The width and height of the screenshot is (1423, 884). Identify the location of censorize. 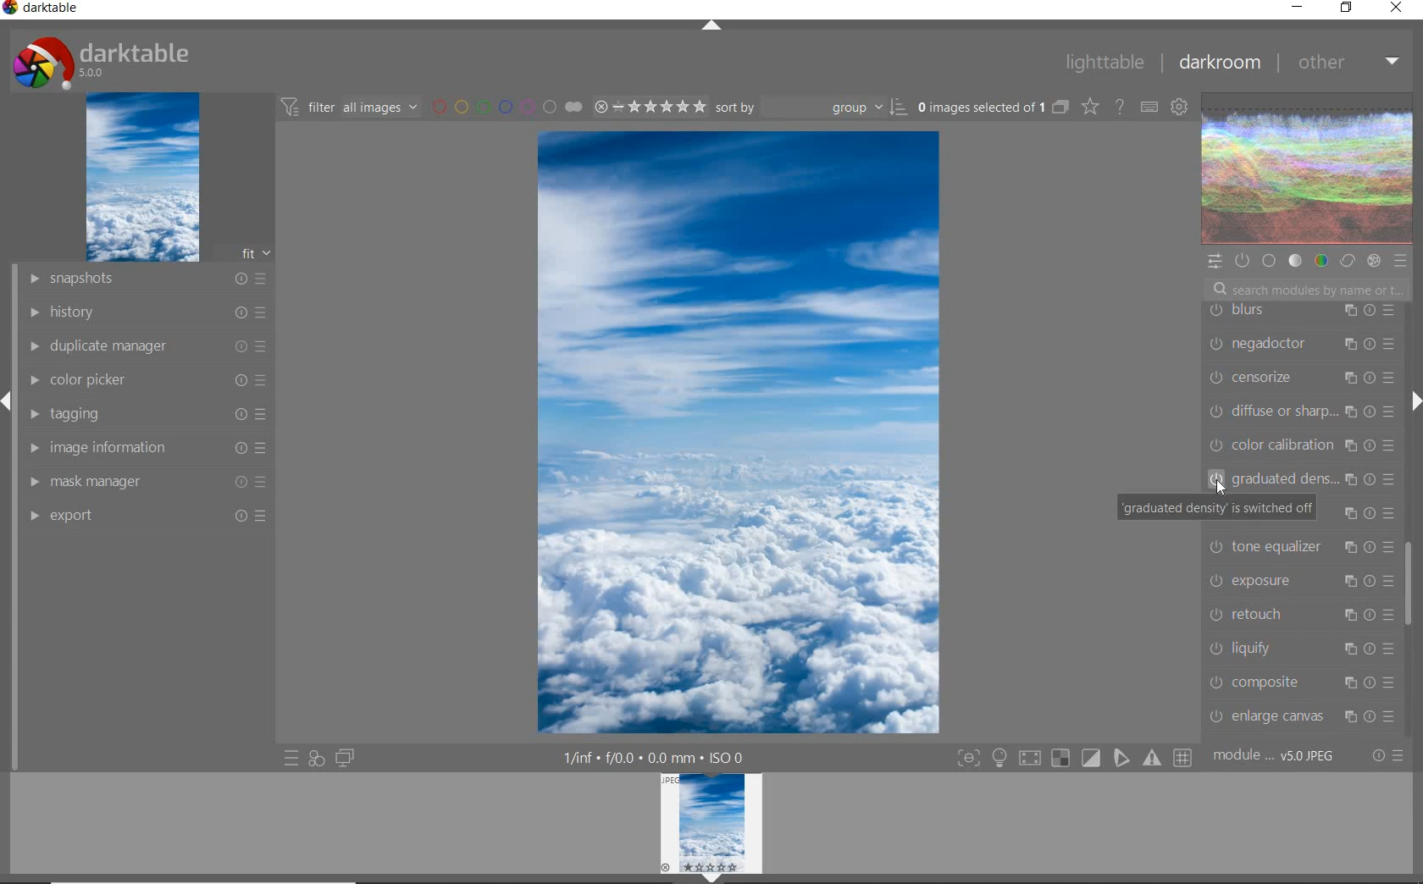
(1300, 378).